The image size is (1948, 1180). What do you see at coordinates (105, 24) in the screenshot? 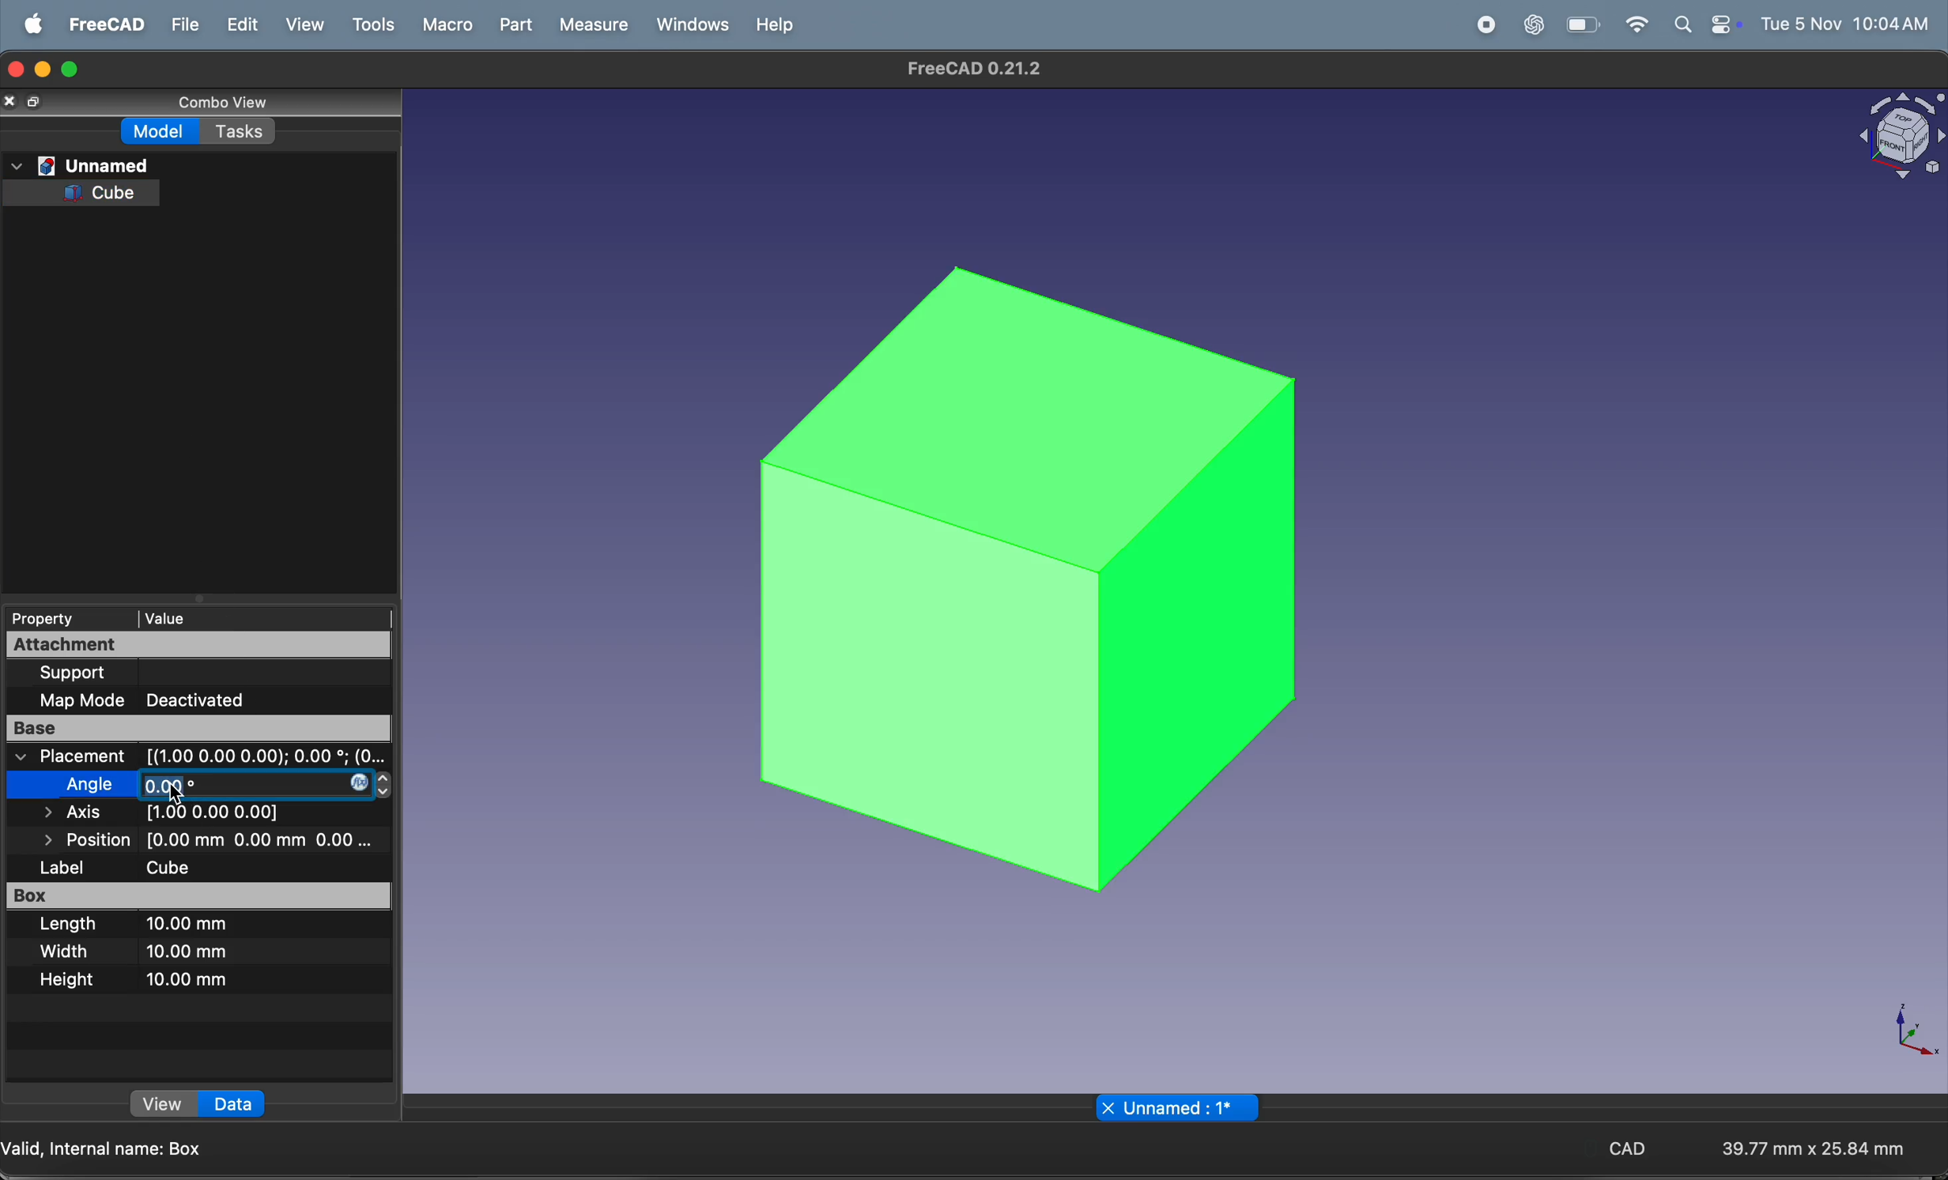
I see `freecad` at bounding box center [105, 24].